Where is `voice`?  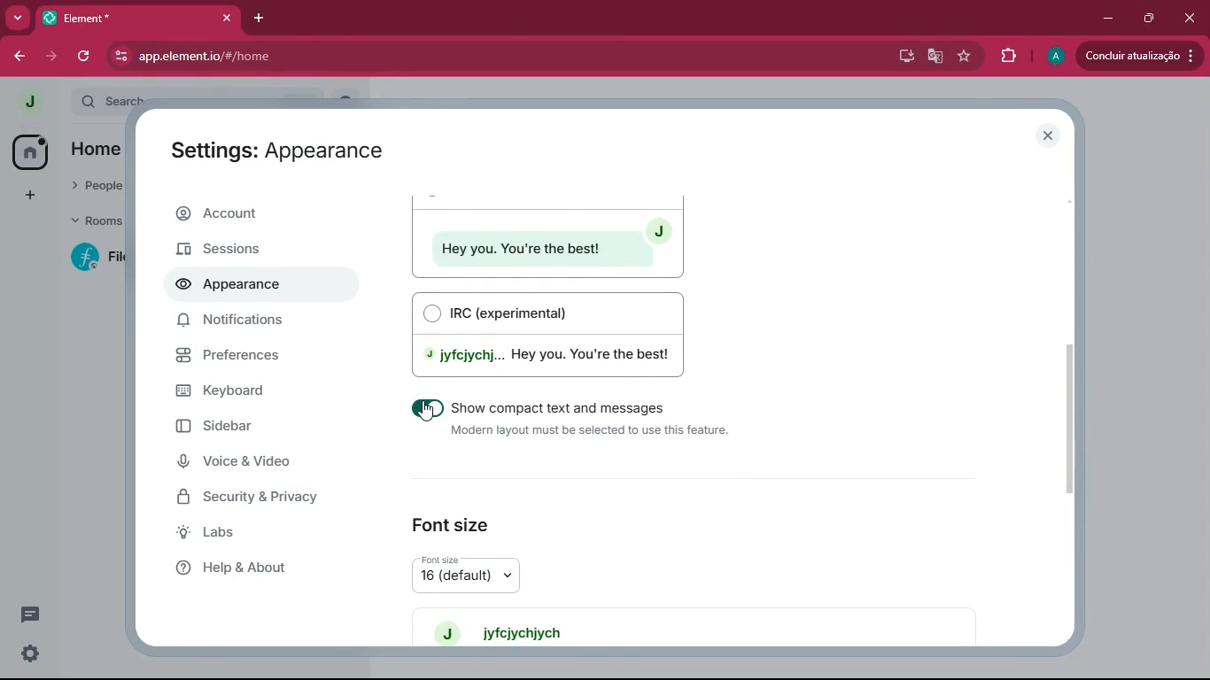 voice is located at coordinates (253, 464).